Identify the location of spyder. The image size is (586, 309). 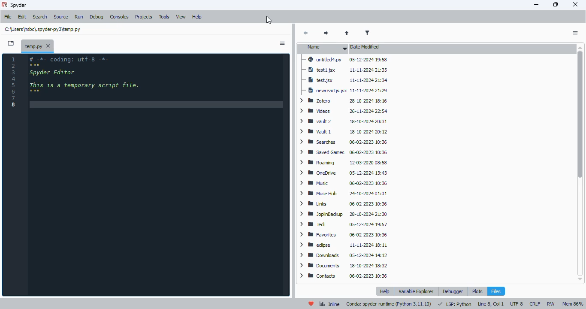
(19, 5).